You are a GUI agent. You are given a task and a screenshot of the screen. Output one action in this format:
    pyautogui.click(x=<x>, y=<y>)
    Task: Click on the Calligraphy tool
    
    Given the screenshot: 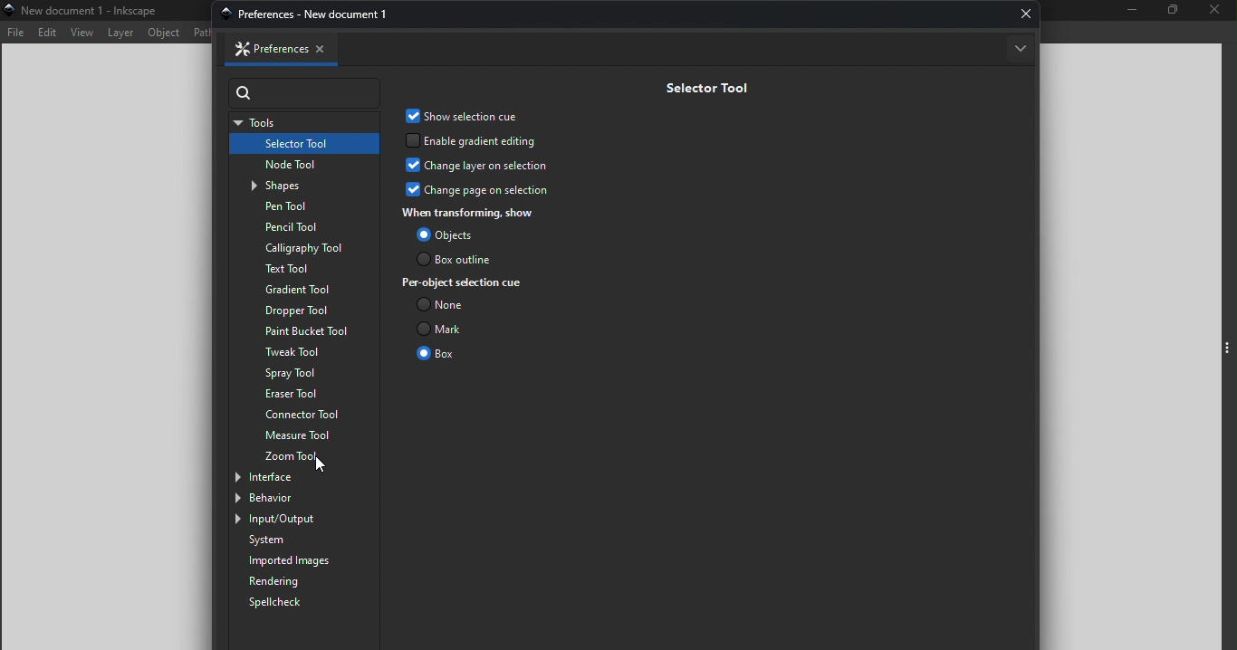 What is the action you would take?
    pyautogui.click(x=299, y=248)
    